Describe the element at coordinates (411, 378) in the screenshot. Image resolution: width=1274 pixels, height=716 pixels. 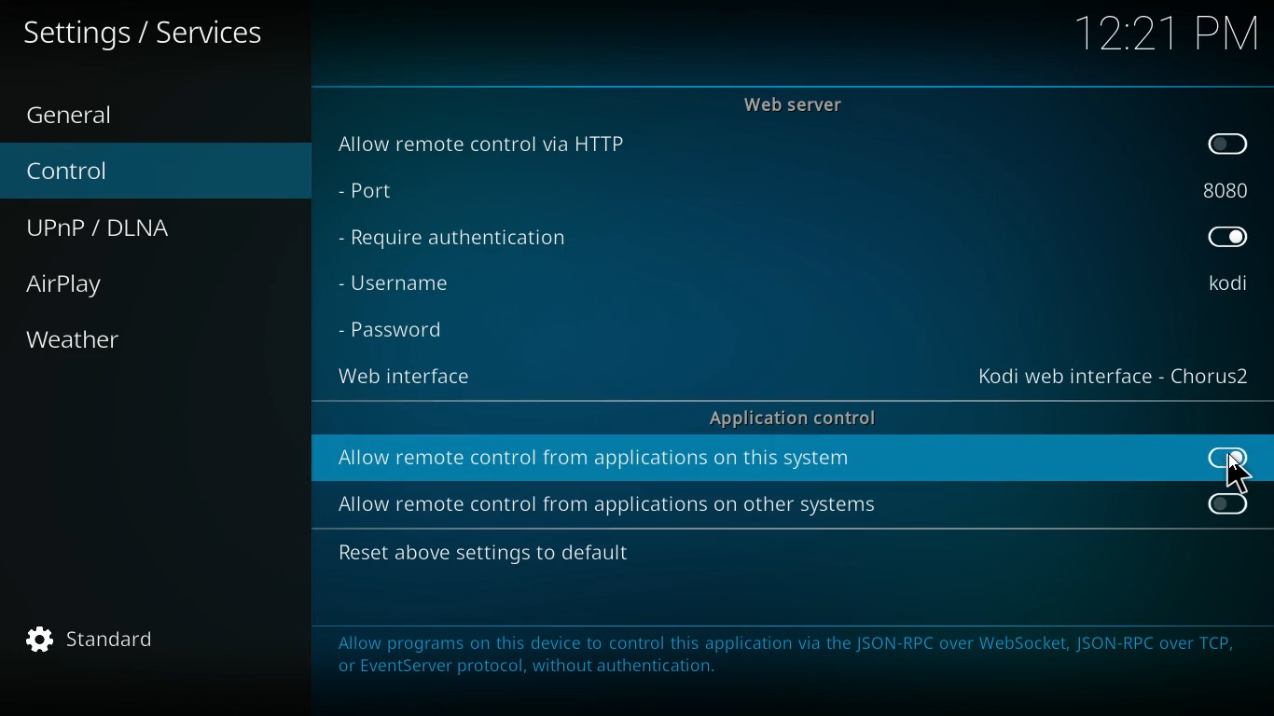
I see `web interface` at that location.